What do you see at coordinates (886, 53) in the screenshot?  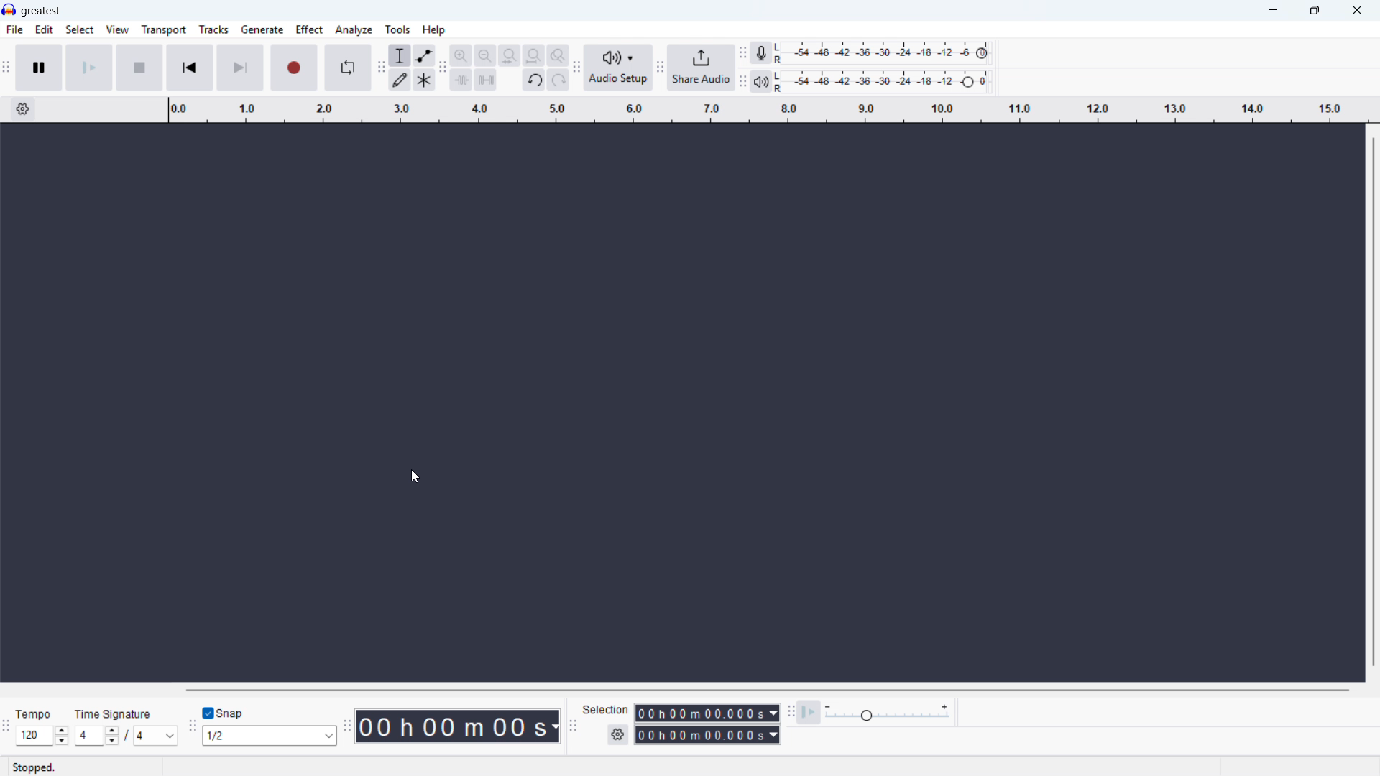 I see `Recording level` at bounding box center [886, 53].